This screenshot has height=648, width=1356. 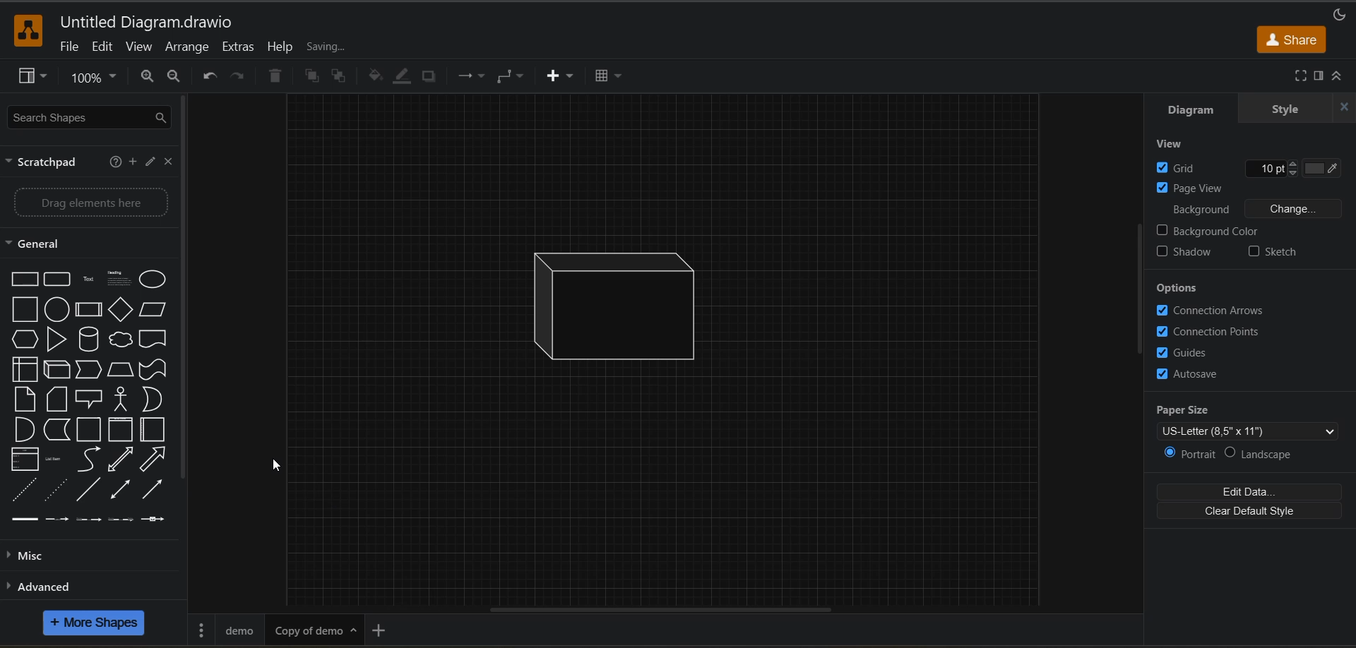 I want to click on view, so click(x=32, y=76).